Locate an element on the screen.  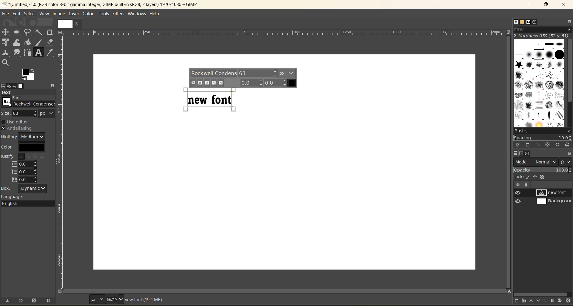
justify is located at coordinates (24, 168).